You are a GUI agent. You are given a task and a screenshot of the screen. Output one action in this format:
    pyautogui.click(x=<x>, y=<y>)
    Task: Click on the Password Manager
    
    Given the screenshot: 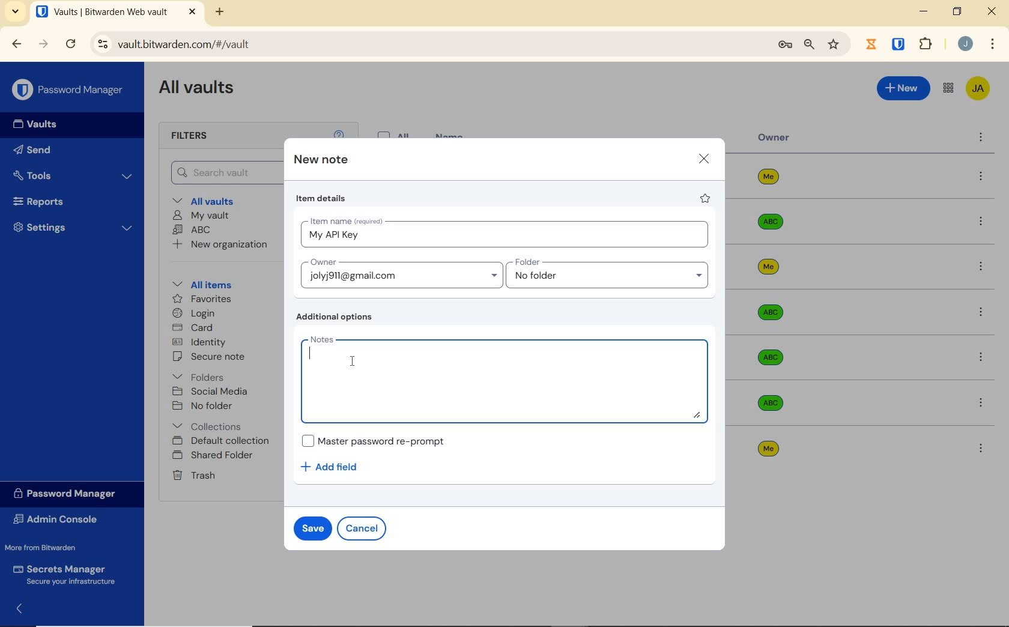 What is the action you would take?
    pyautogui.click(x=69, y=89)
    